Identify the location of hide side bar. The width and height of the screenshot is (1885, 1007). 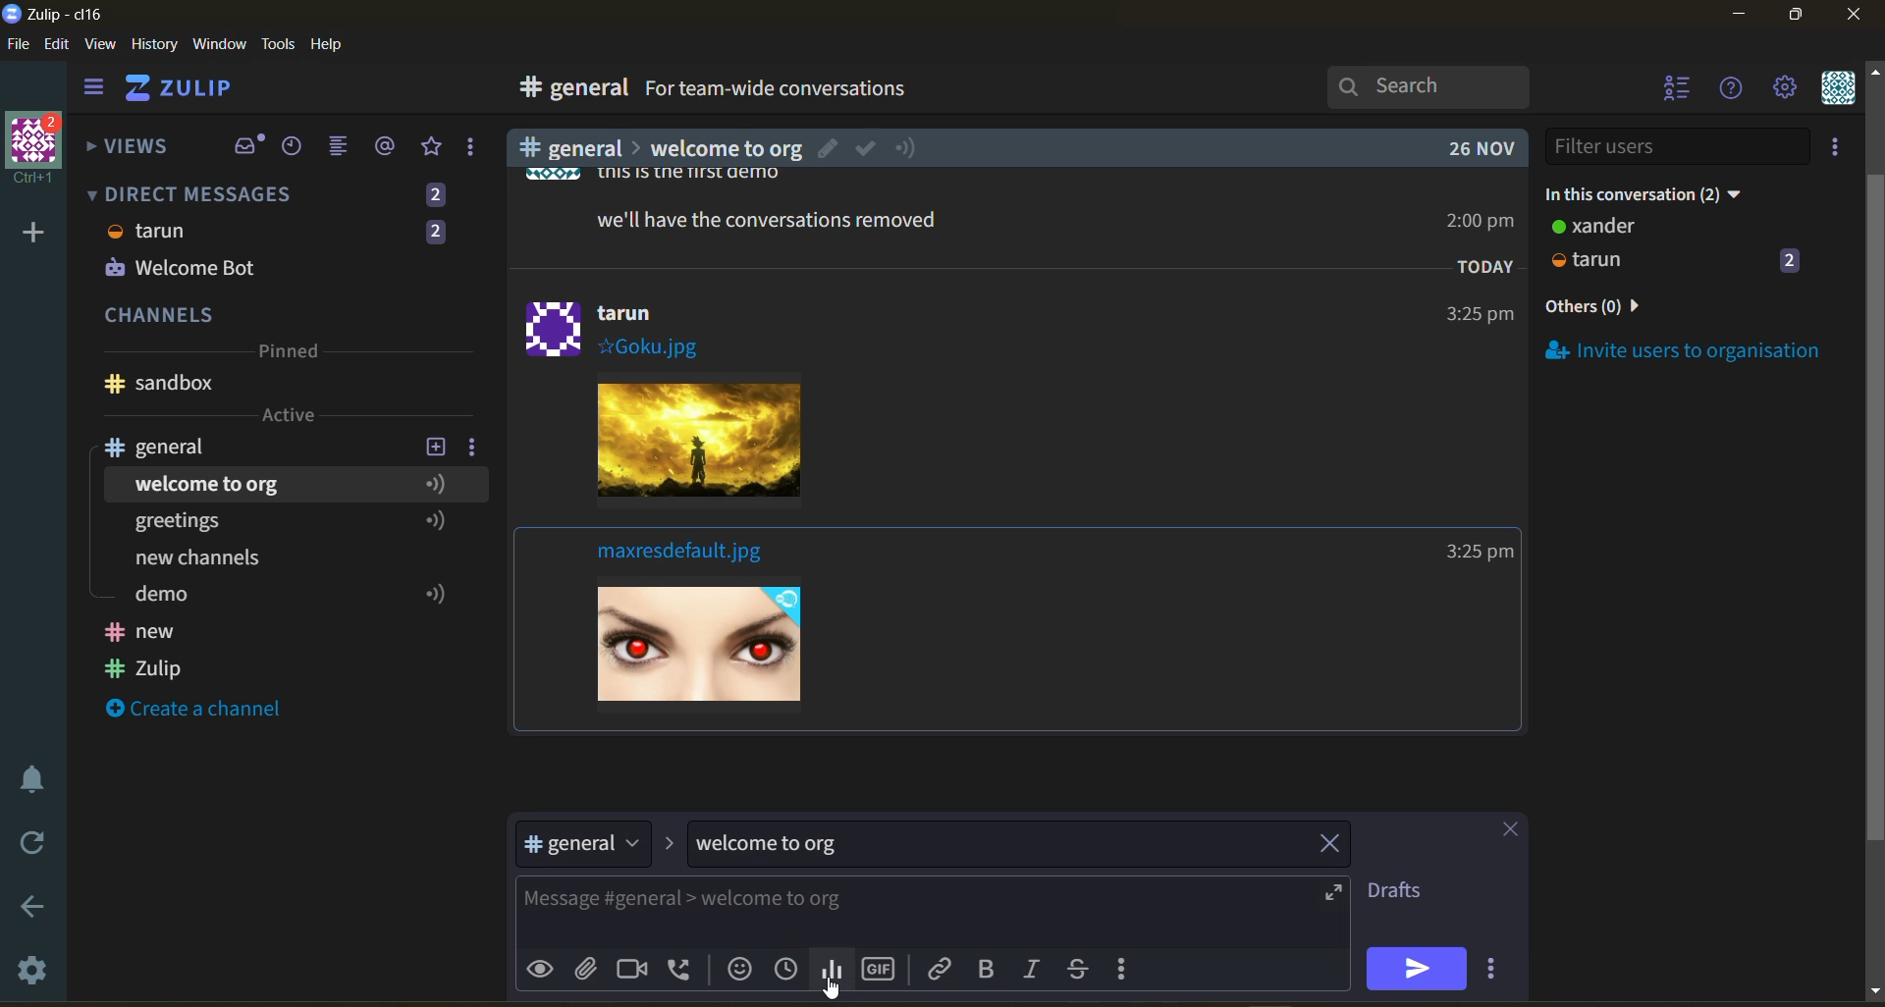
(93, 91).